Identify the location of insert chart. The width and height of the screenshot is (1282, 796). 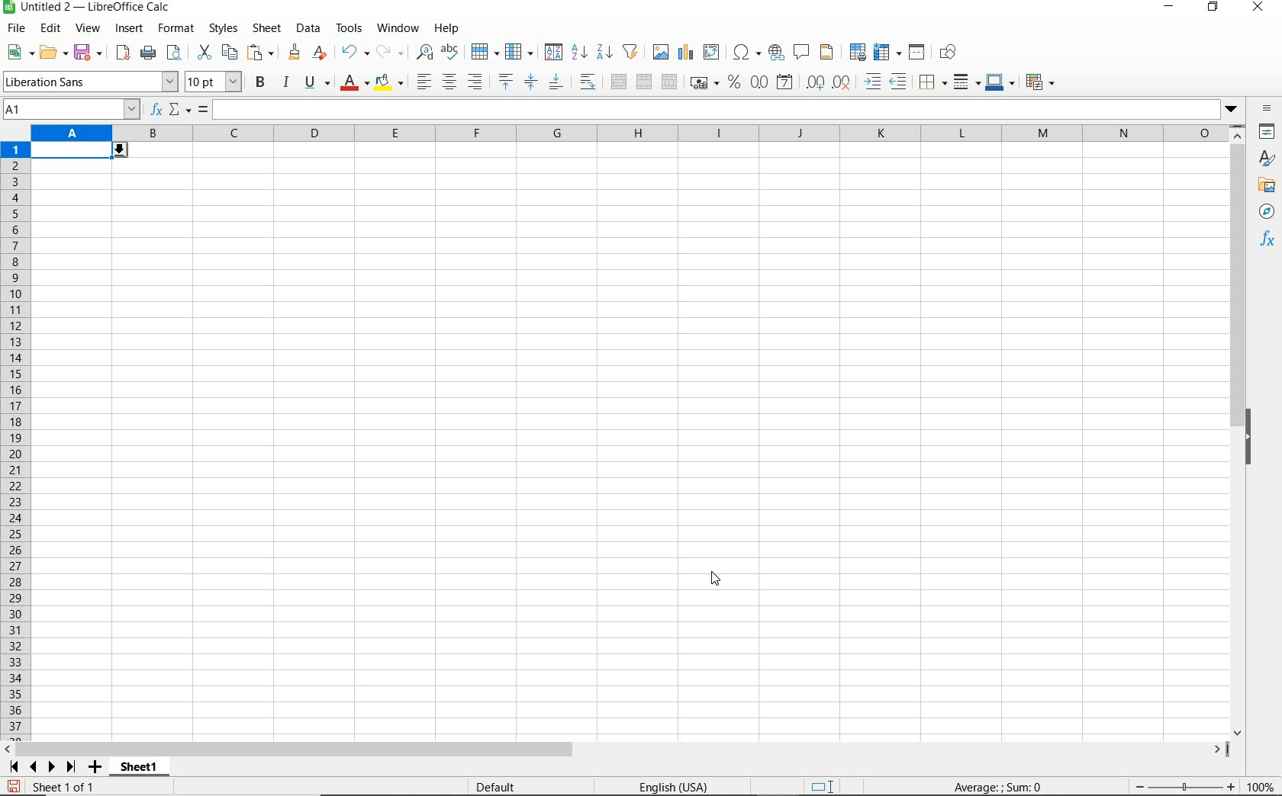
(686, 53).